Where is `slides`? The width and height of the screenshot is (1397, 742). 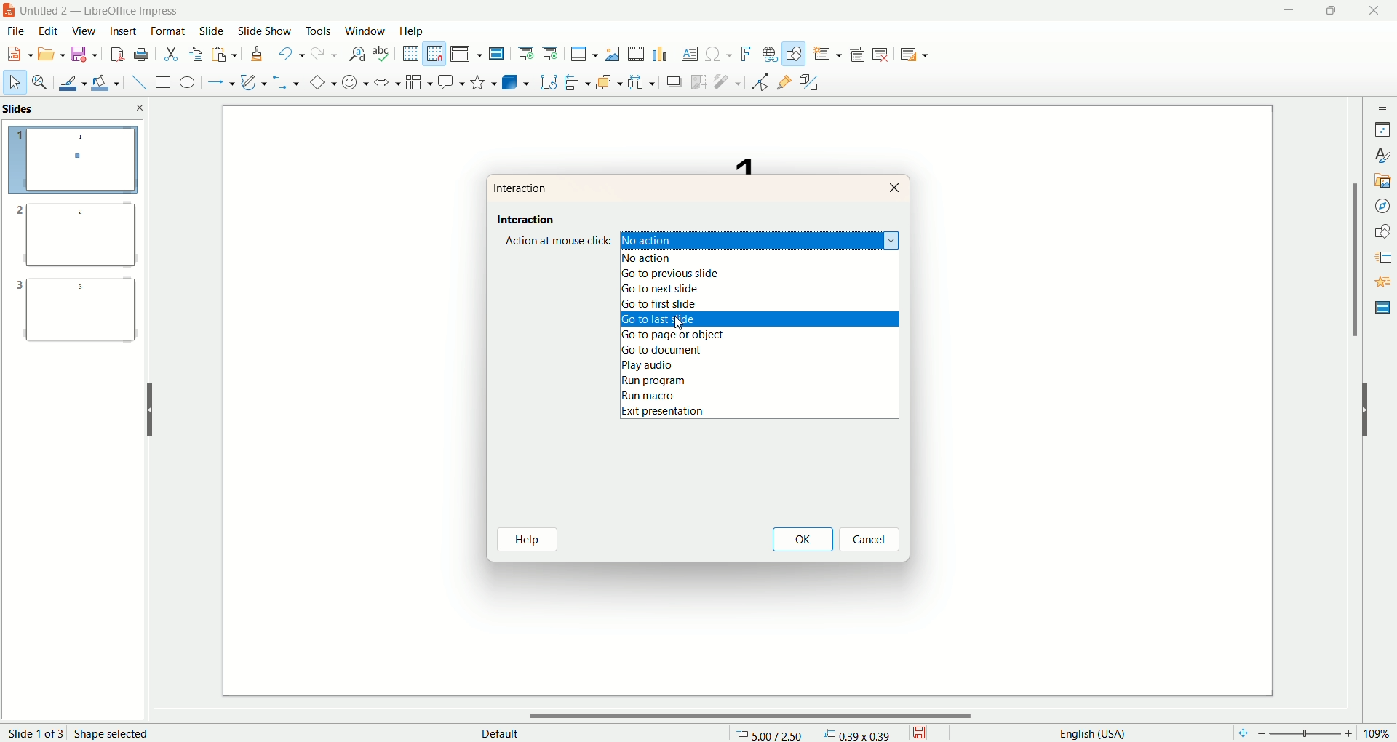
slides is located at coordinates (22, 109).